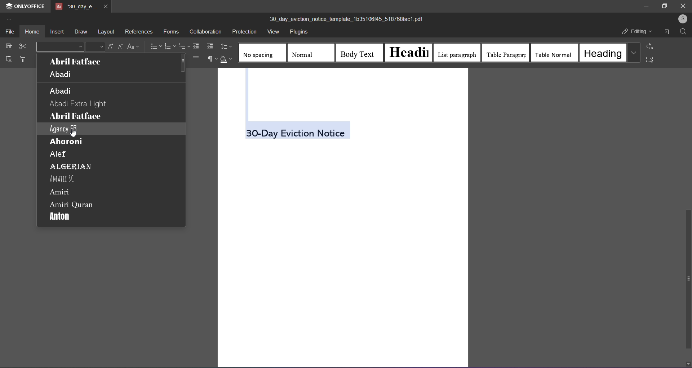  I want to click on more, so click(633, 52).